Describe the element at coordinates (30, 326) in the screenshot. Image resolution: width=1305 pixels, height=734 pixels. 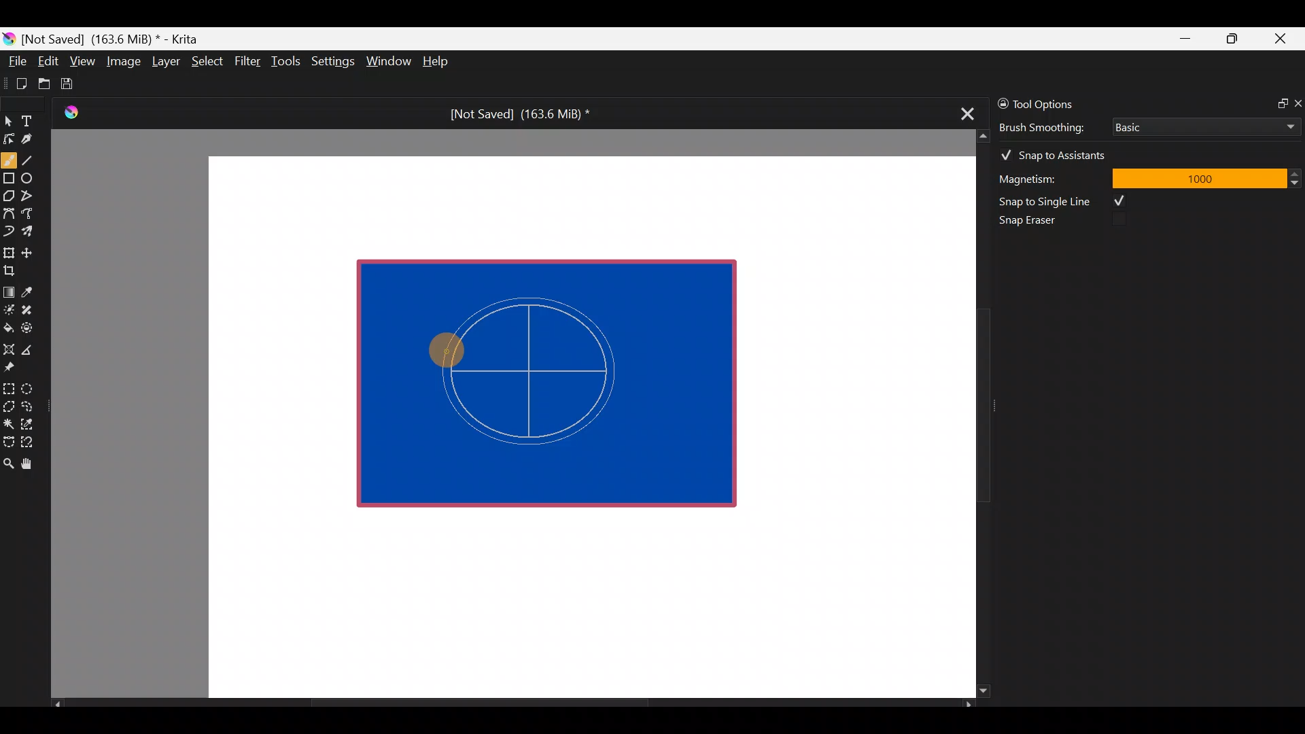
I see `Enclose & fill tool` at that location.